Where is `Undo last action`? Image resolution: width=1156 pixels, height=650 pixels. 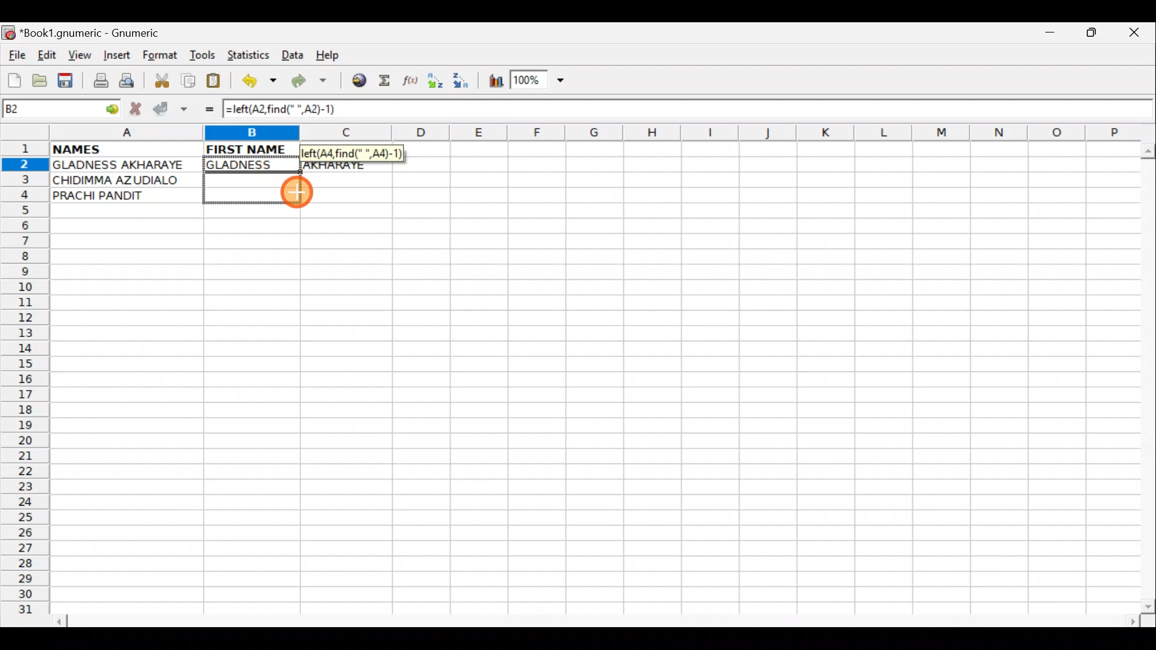
Undo last action is located at coordinates (261, 82).